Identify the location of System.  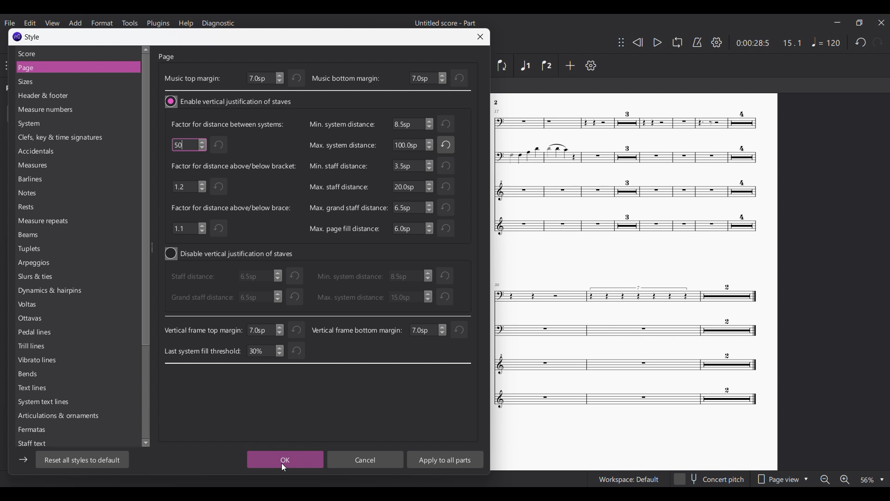
(61, 124).